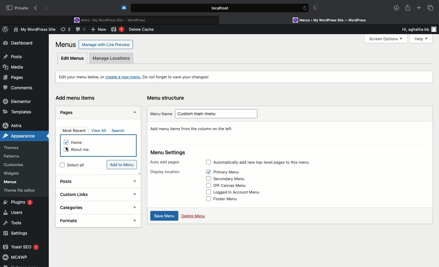 The width and height of the screenshot is (439, 267). What do you see at coordinates (21, 88) in the screenshot?
I see `Comments` at bounding box center [21, 88].